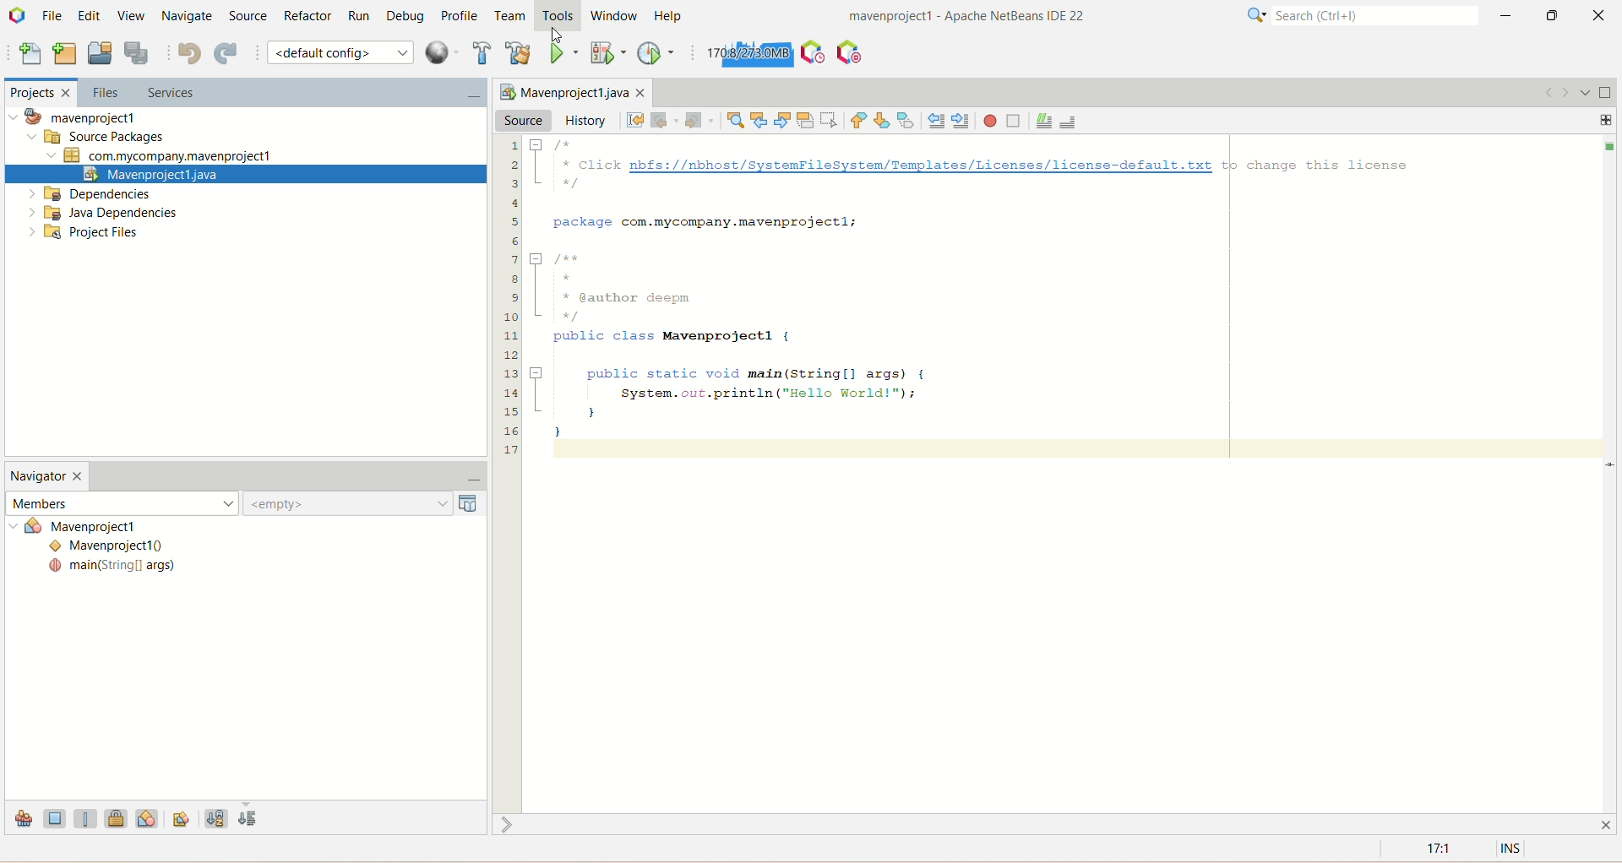 The width and height of the screenshot is (1622, 863). What do you see at coordinates (479, 52) in the screenshot?
I see `build project` at bounding box center [479, 52].